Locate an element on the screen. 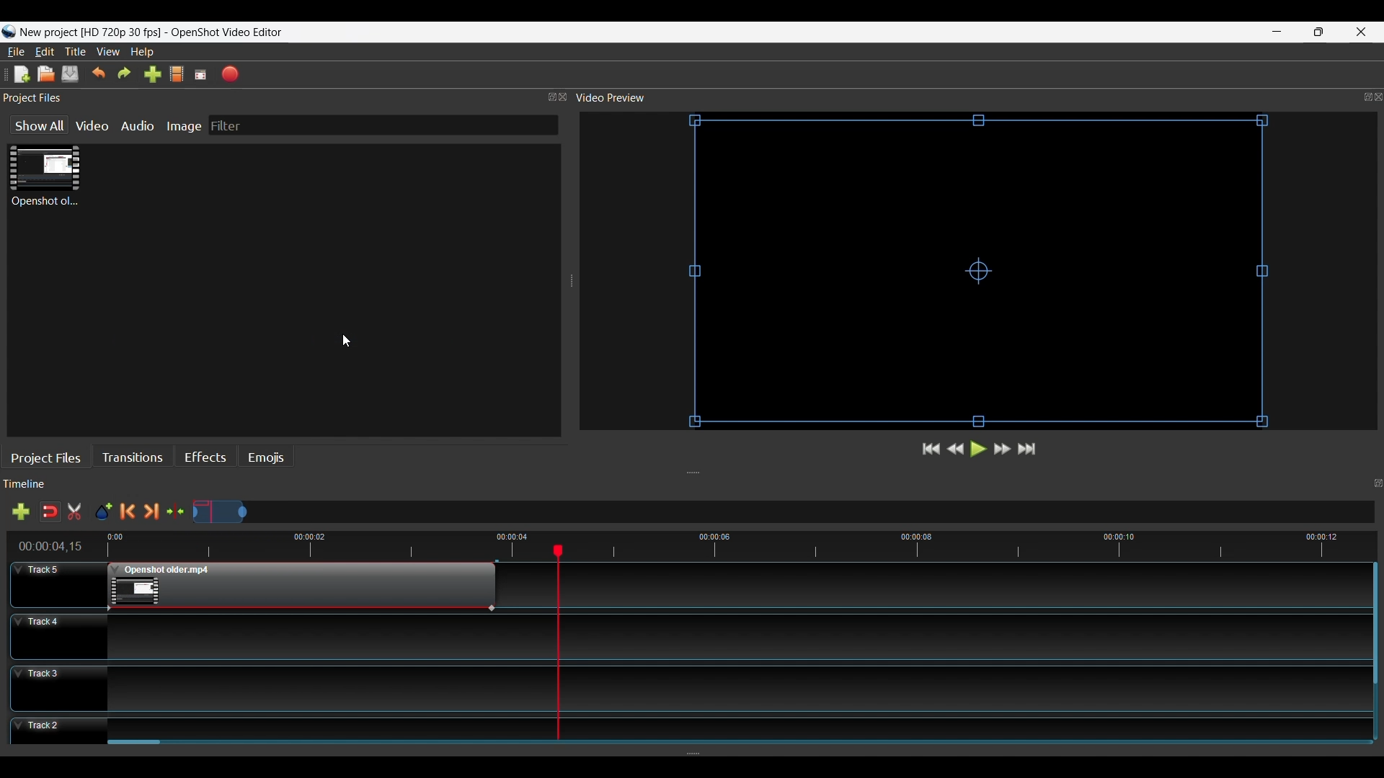 The width and height of the screenshot is (1384, 778). Timeline is located at coordinates (697, 486).